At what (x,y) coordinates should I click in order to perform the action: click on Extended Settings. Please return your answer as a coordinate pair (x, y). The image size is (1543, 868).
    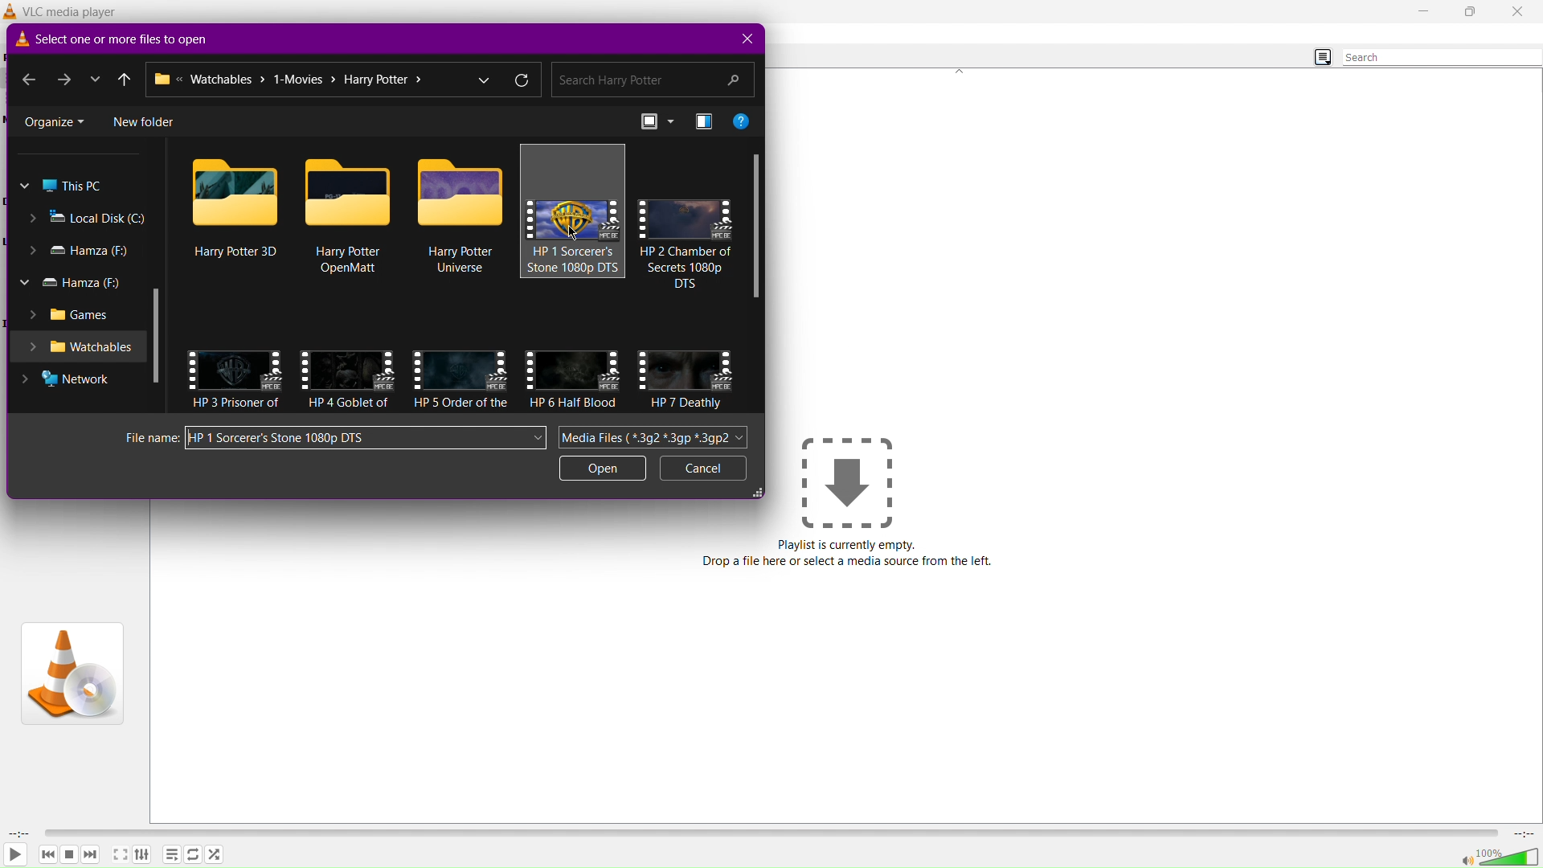
    Looking at the image, I should click on (146, 857).